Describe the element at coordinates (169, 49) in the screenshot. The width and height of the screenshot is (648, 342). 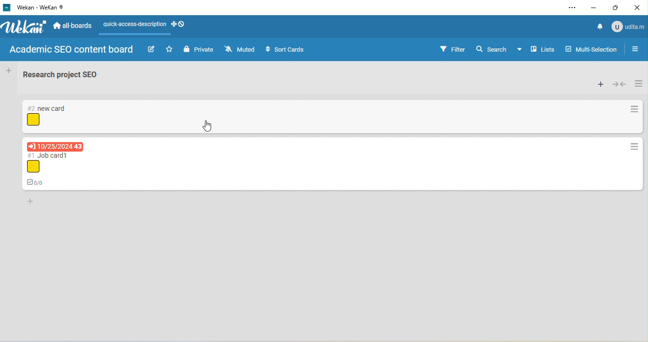
I see `star this board` at that location.